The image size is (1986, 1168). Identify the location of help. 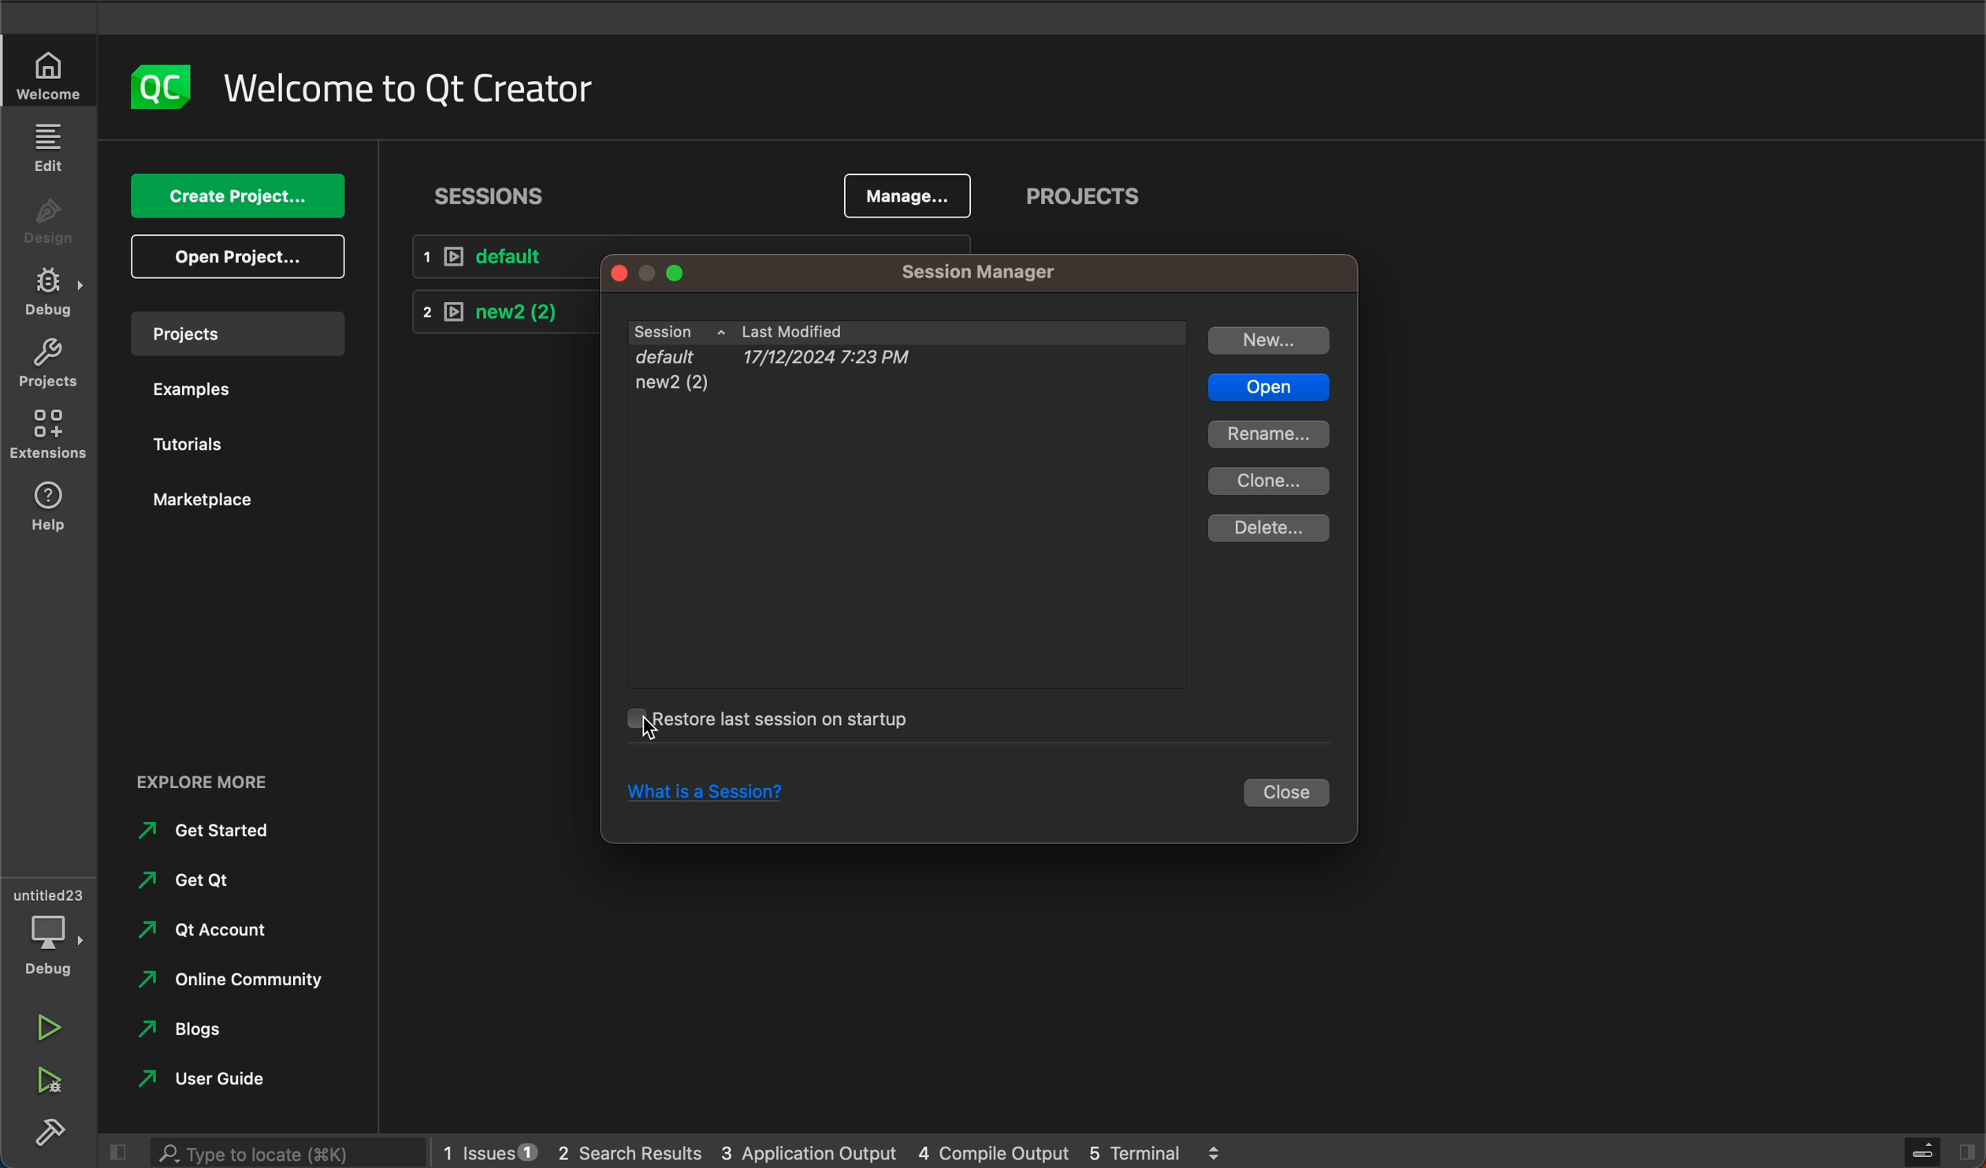
(53, 509).